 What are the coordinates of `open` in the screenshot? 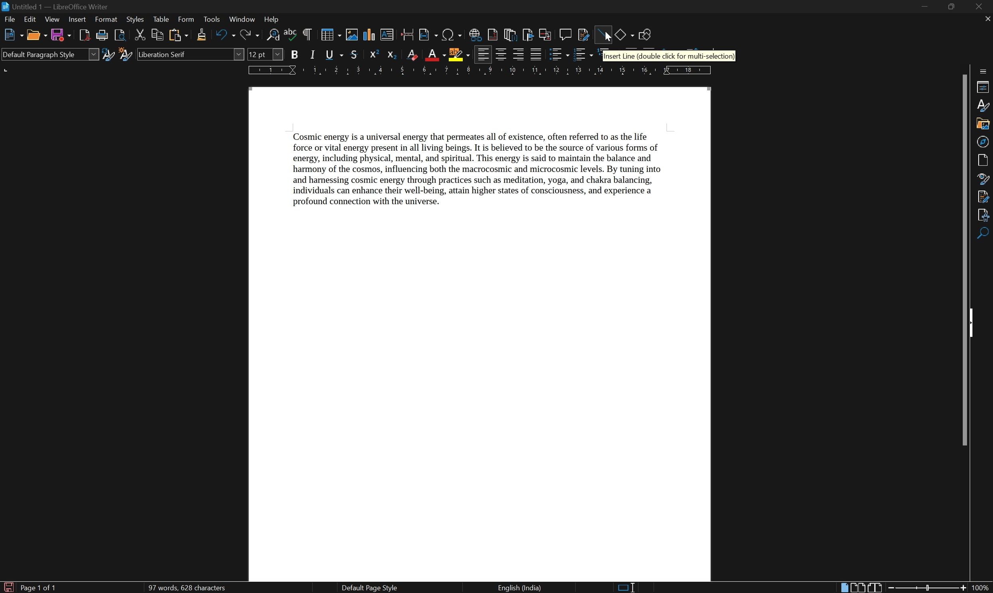 It's located at (37, 36).